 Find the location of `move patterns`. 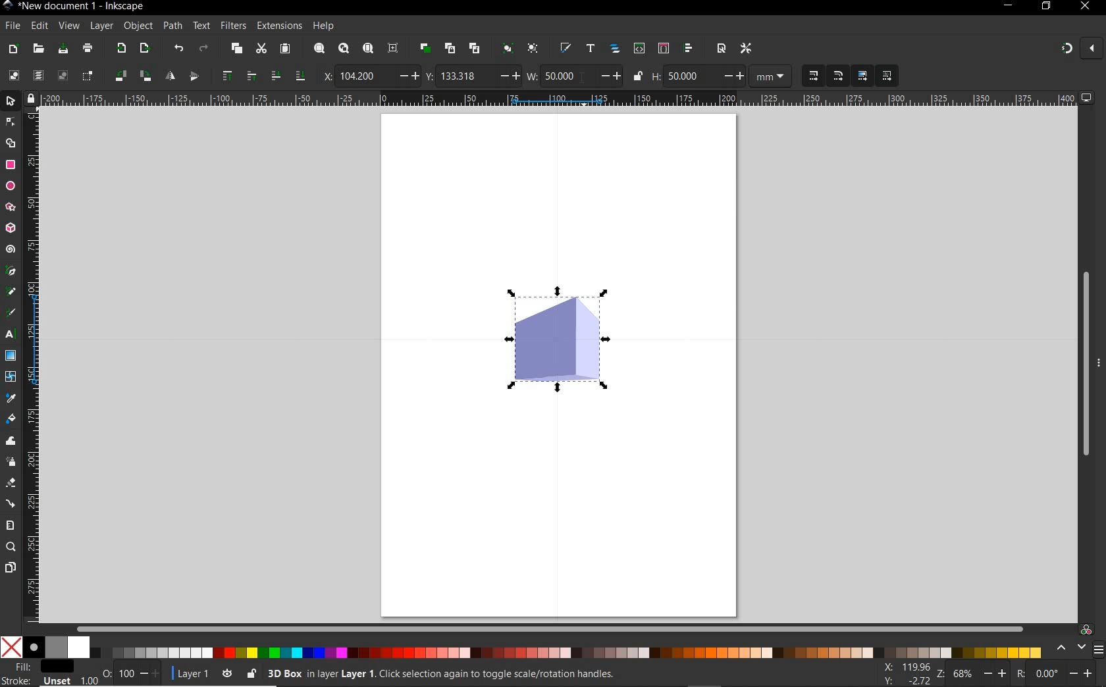

move patterns is located at coordinates (885, 76).